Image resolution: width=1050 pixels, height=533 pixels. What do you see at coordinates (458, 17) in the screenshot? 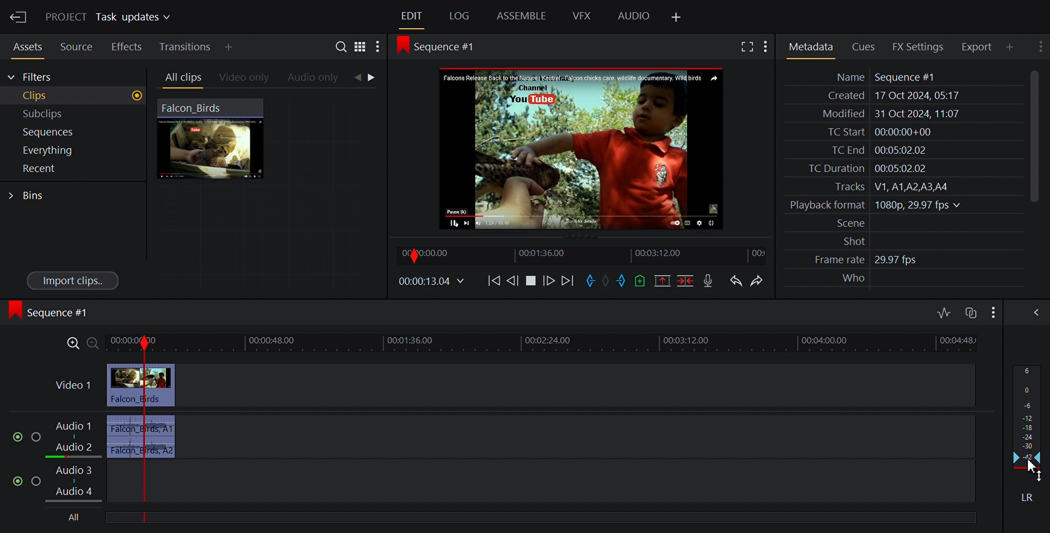
I see `Log` at bounding box center [458, 17].